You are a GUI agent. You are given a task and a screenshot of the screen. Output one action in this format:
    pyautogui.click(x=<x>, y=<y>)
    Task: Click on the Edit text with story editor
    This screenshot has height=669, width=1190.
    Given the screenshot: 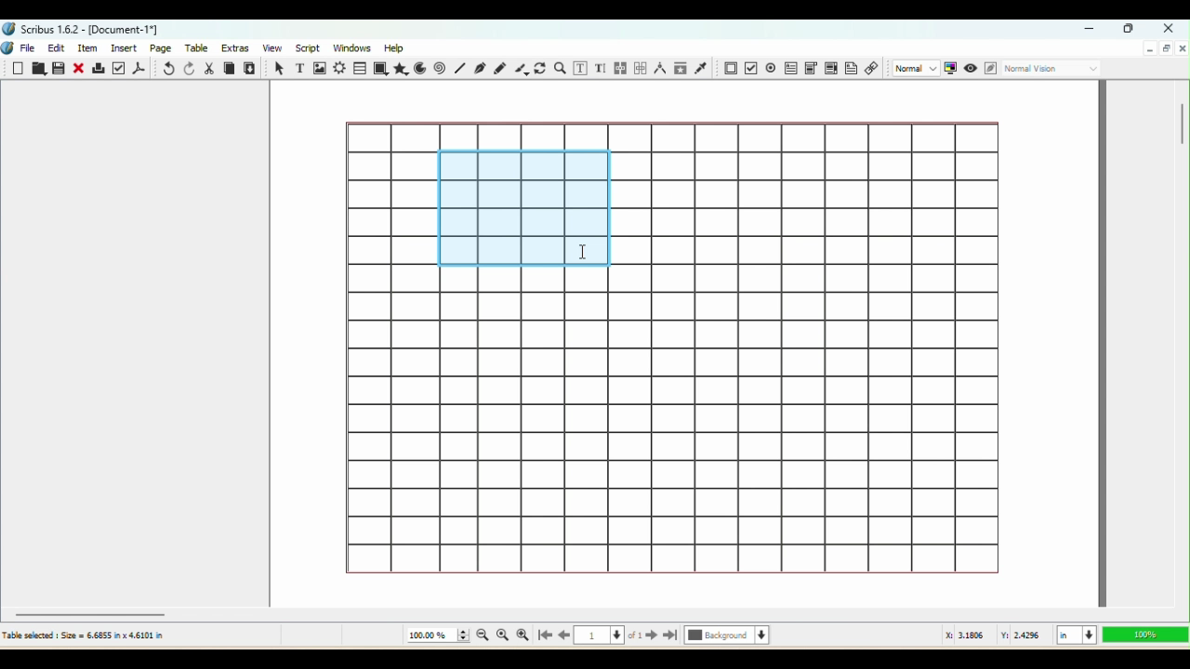 What is the action you would take?
    pyautogui.click(x=602, y=68)
    